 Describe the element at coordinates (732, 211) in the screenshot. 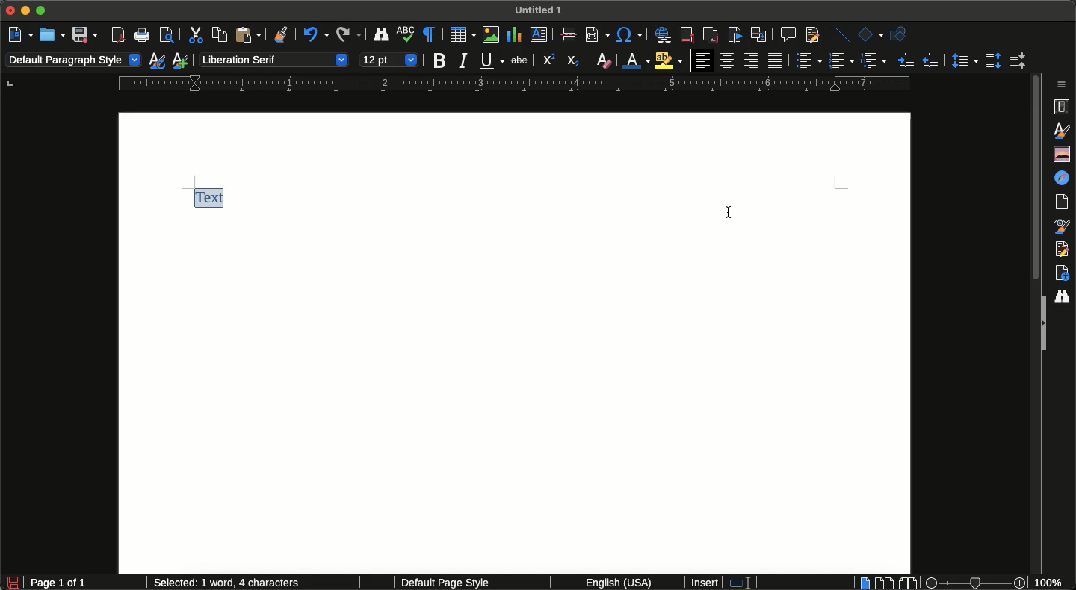

I see `Cursor on page for clicking` at that location.